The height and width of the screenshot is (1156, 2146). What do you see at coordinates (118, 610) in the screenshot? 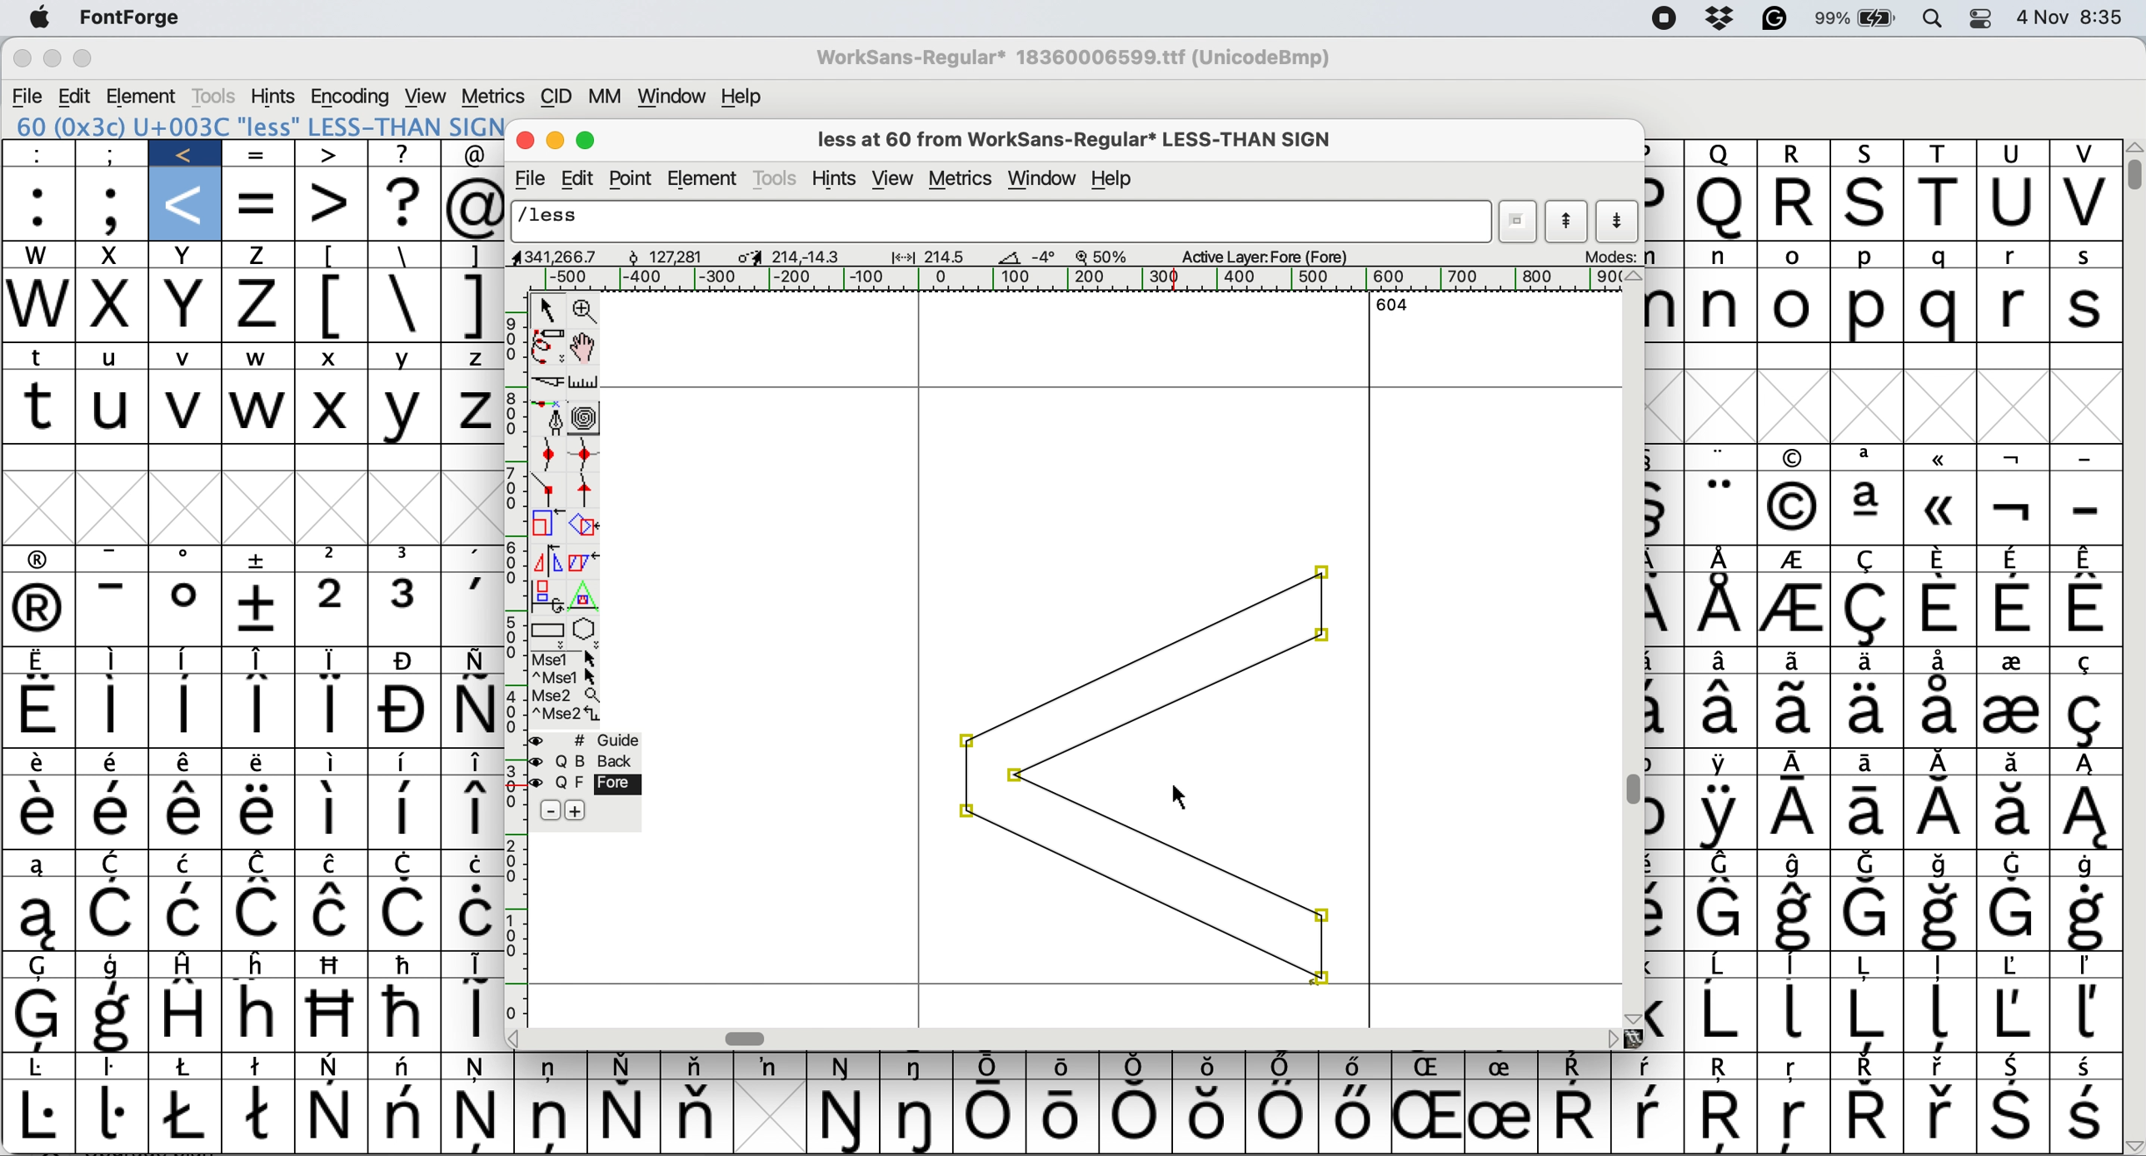
I see `-` at bounding box center [118, 610].